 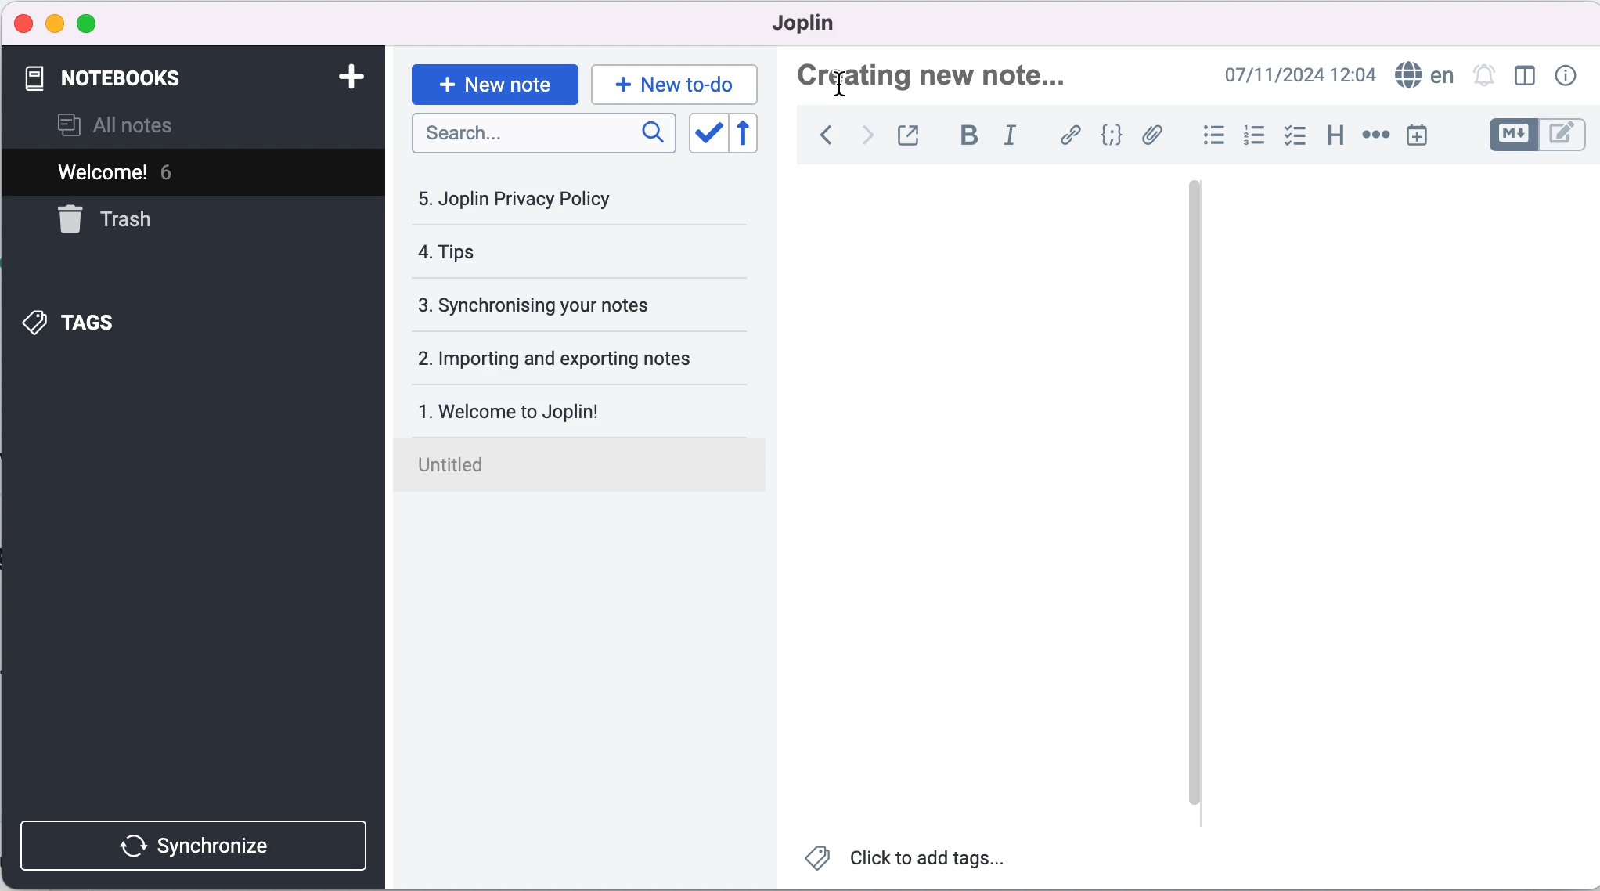 I want to click on new note, so click(x=492, y=83).